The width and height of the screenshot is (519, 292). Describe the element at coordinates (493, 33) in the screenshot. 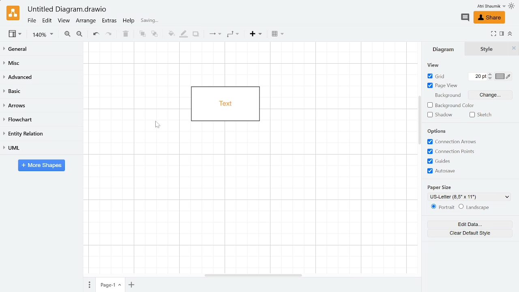

I see `Expand` at that location.